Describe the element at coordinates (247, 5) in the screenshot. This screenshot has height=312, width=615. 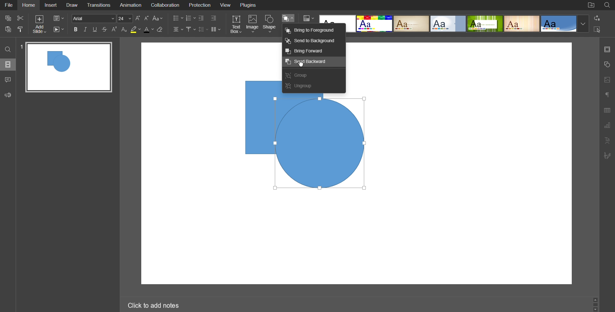
I see `Plugins` at that location.